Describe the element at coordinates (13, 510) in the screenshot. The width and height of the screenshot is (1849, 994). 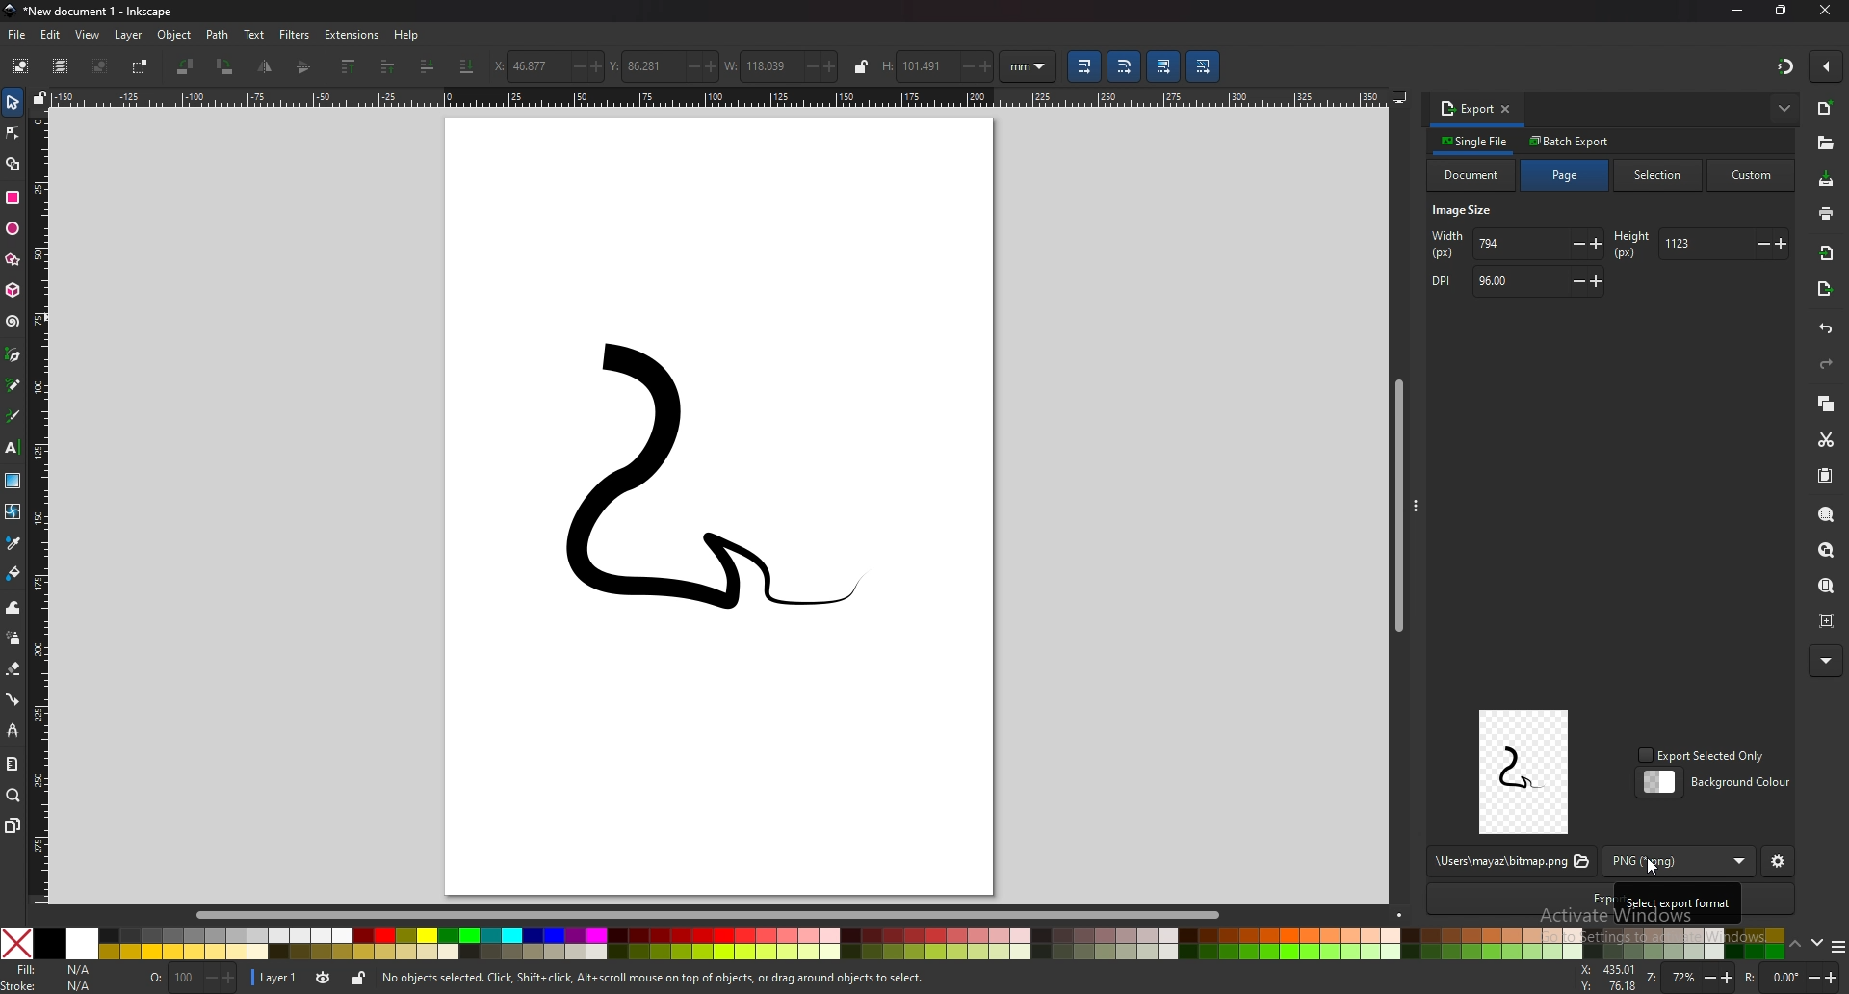
I see `mesh` at that location.